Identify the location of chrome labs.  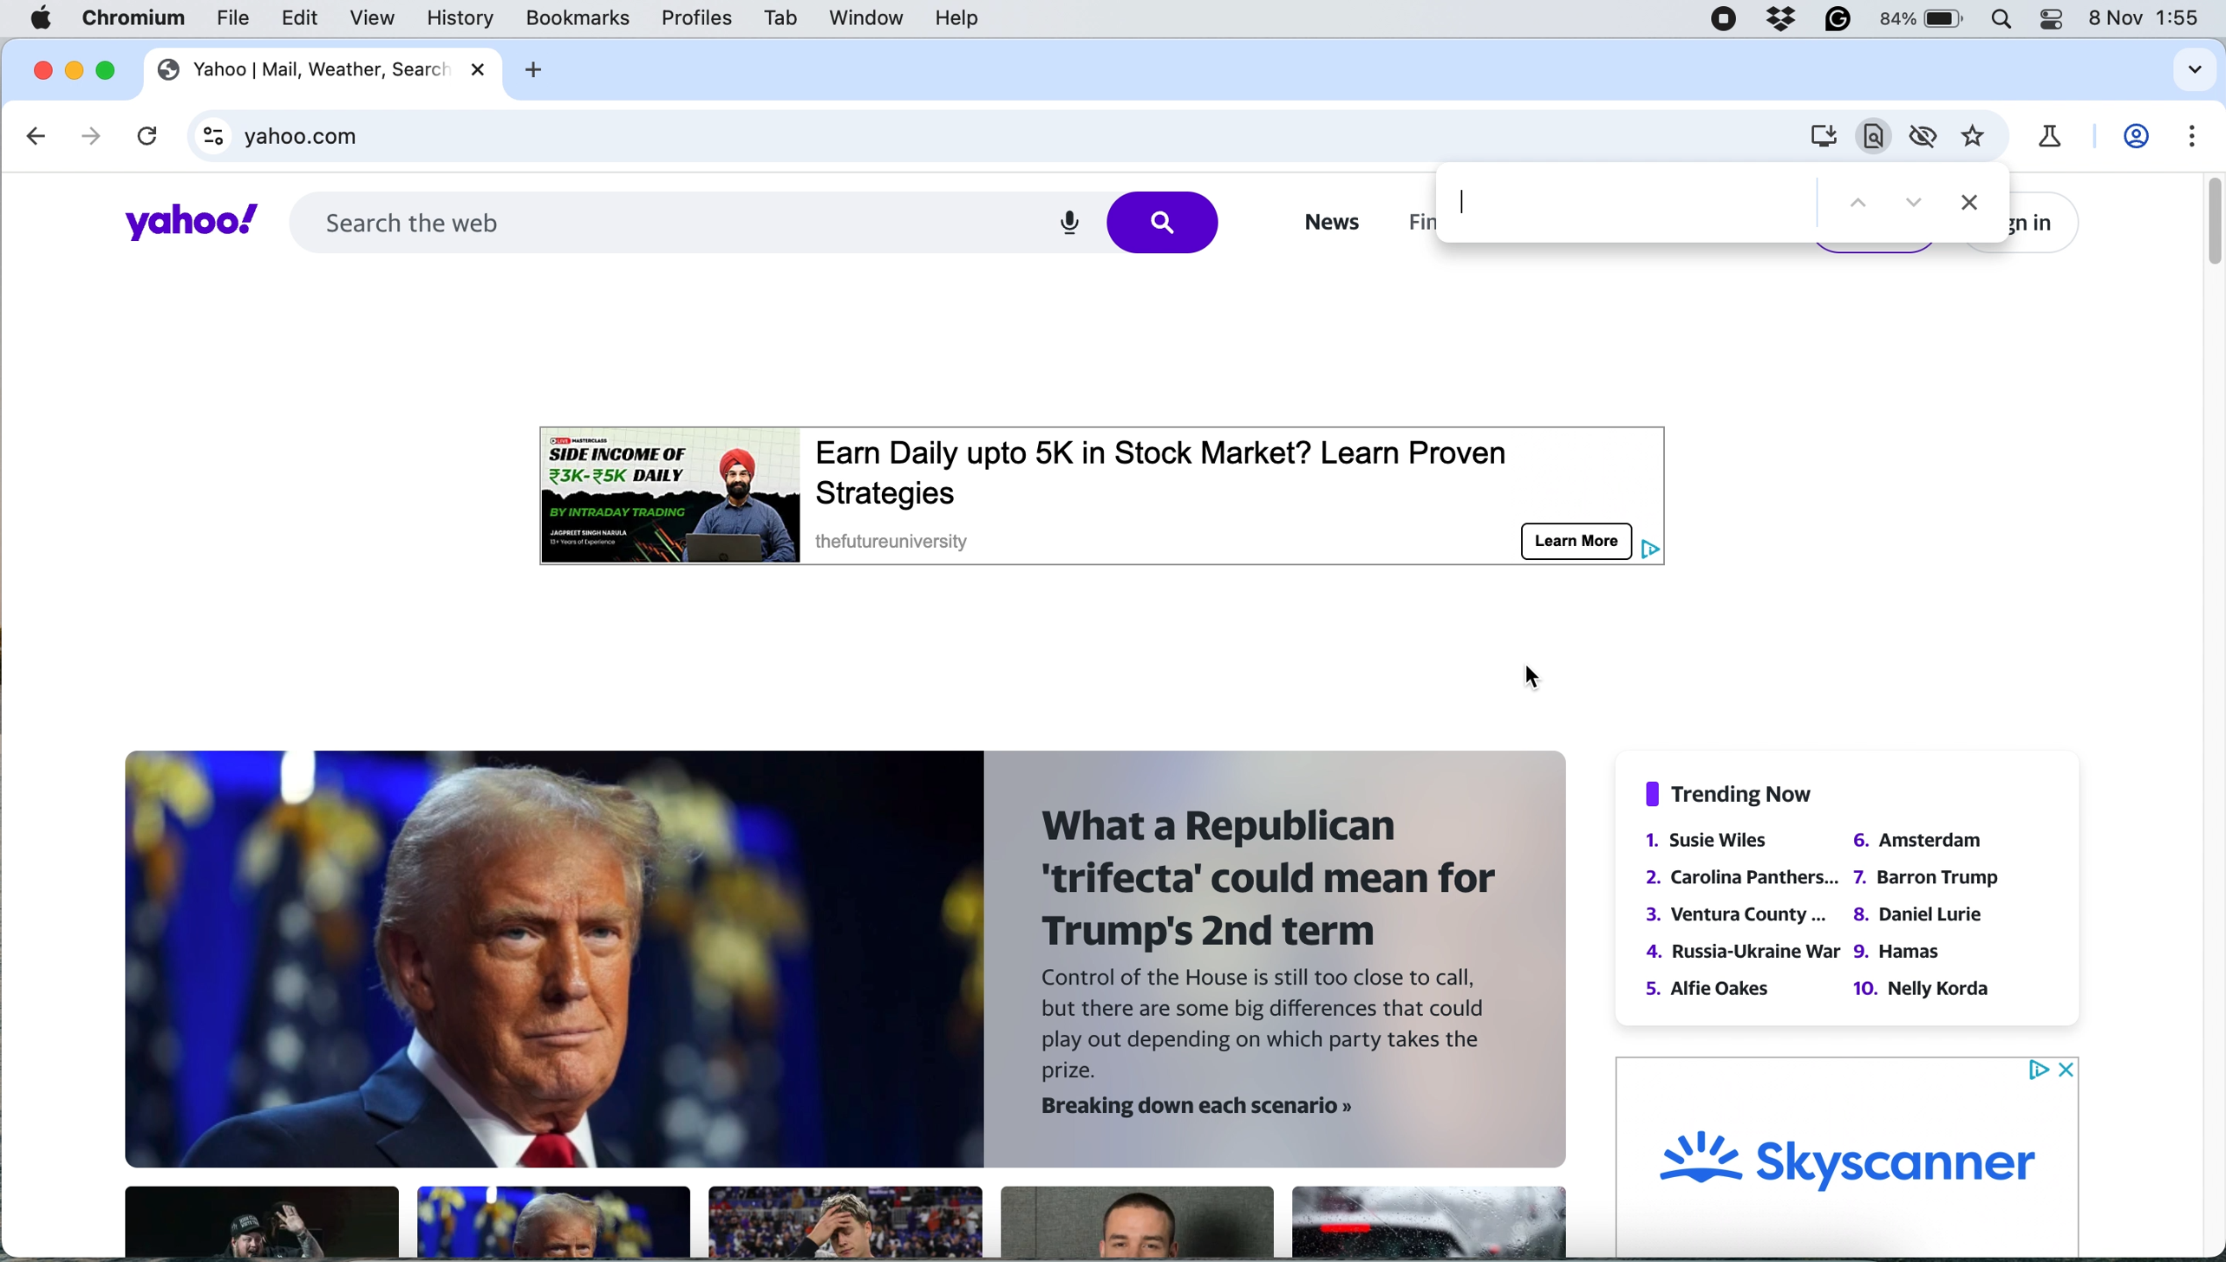
(2057, 140).